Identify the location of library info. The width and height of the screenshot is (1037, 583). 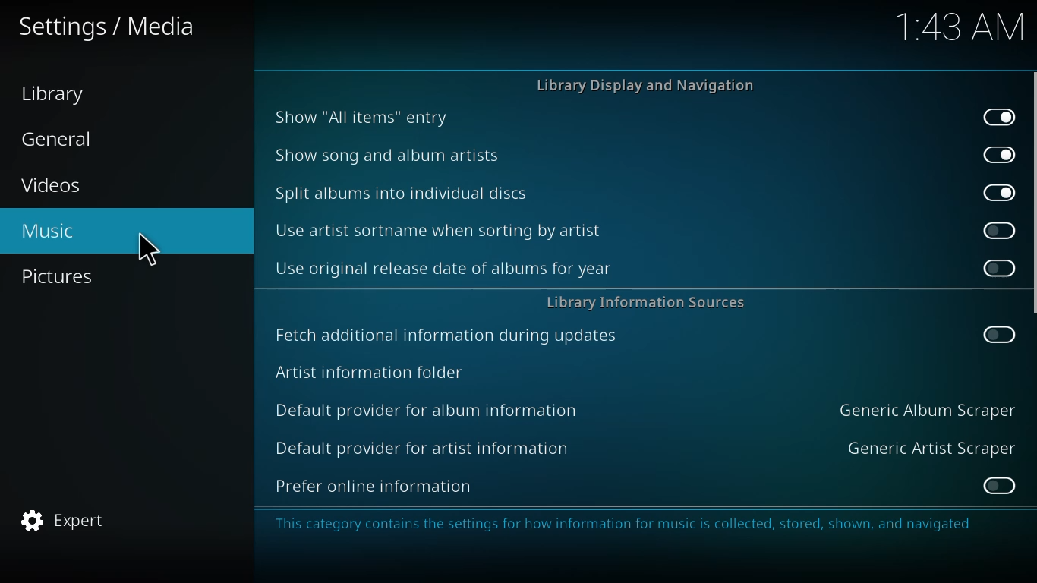
(646, 302).